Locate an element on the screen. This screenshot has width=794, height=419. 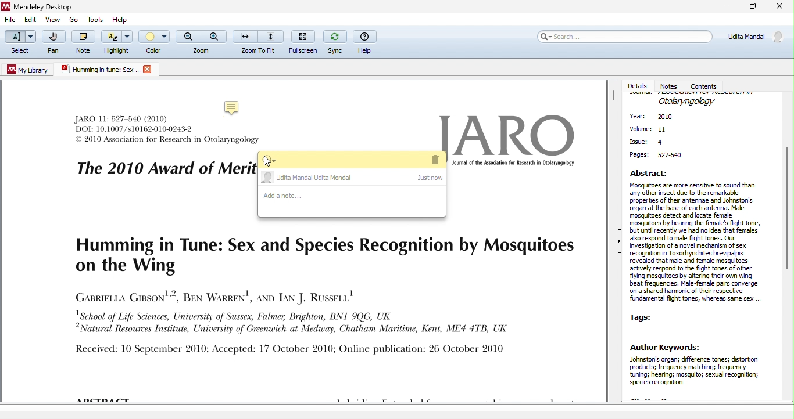
volume:11 is located at coordinates (648, 130).